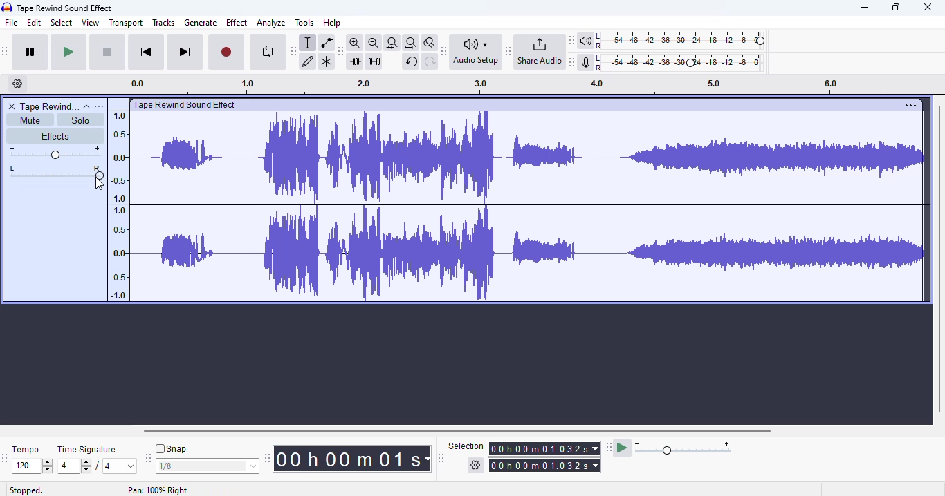  I want to click on audio selected, so click(530, 207).